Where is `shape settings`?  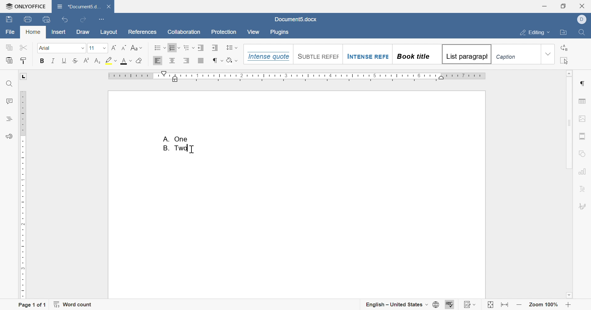
shape settings is located at coordinates (581, 153).